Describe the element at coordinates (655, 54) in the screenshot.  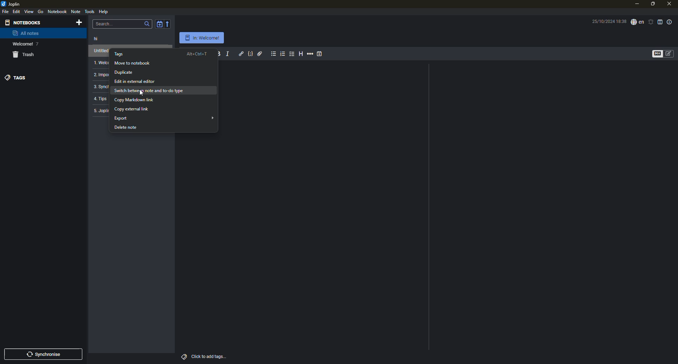
I see `toggle editors` at that location.